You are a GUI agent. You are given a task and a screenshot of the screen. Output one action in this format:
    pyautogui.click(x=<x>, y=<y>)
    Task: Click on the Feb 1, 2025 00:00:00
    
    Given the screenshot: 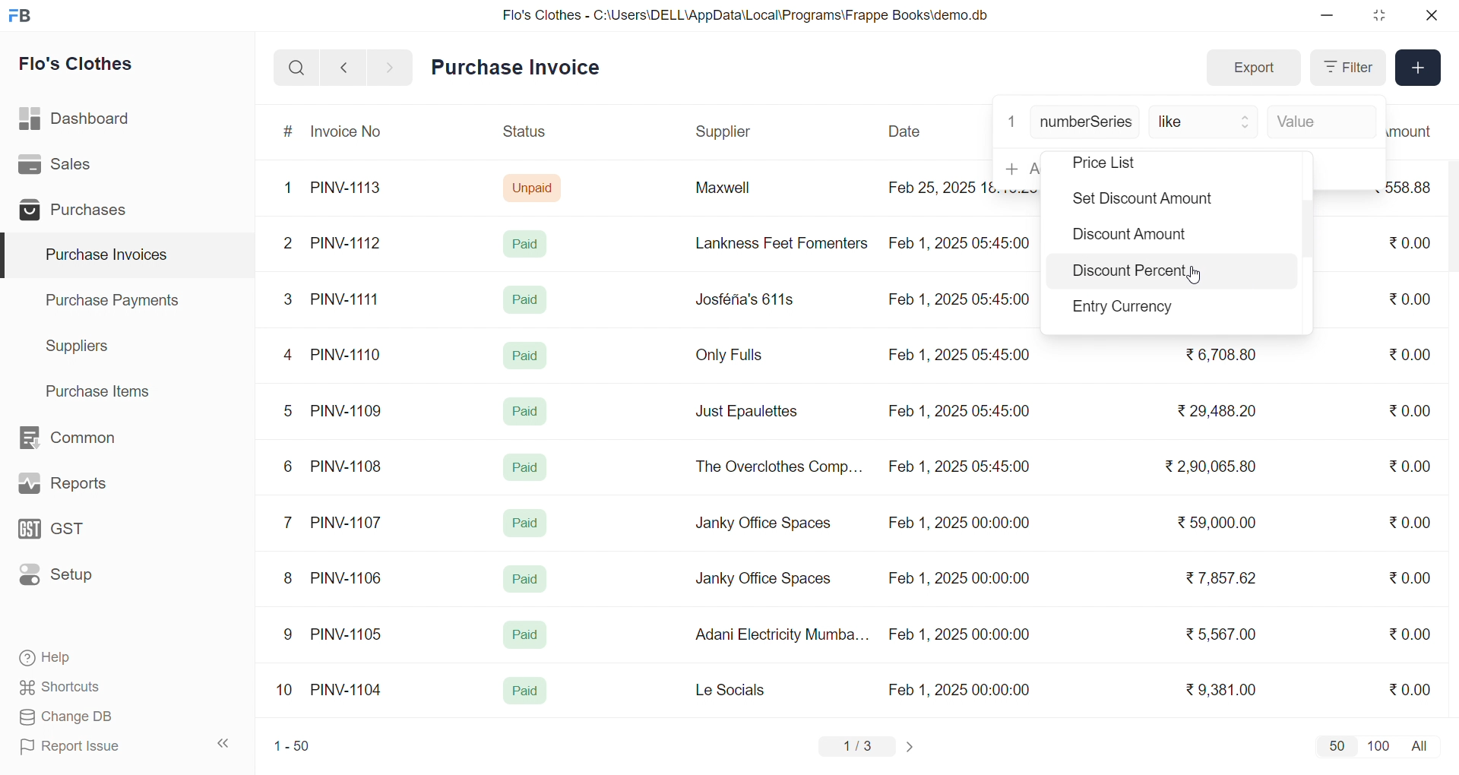 What is the action you would take?
    pyautogui.click(x=959, y=634)
    